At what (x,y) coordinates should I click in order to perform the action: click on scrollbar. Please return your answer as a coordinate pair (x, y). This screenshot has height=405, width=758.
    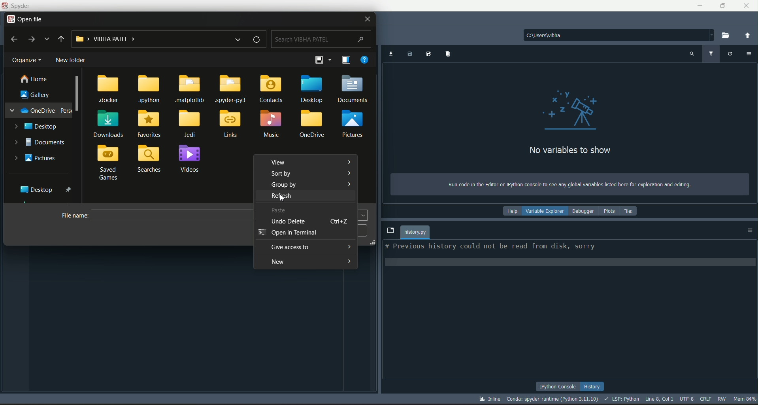
    Looking at the image, I should click on (78, 94).